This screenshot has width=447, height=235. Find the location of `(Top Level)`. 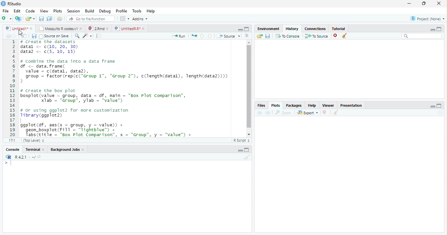

(Top Level) is located at coordinates (33, 141).